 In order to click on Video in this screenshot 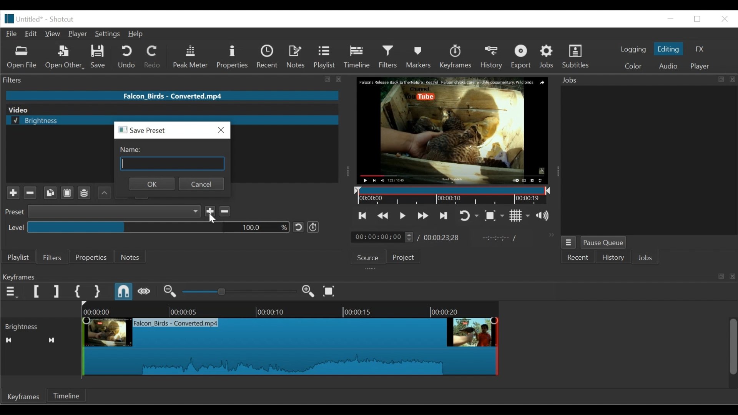, I will do `click(168, 110)`.